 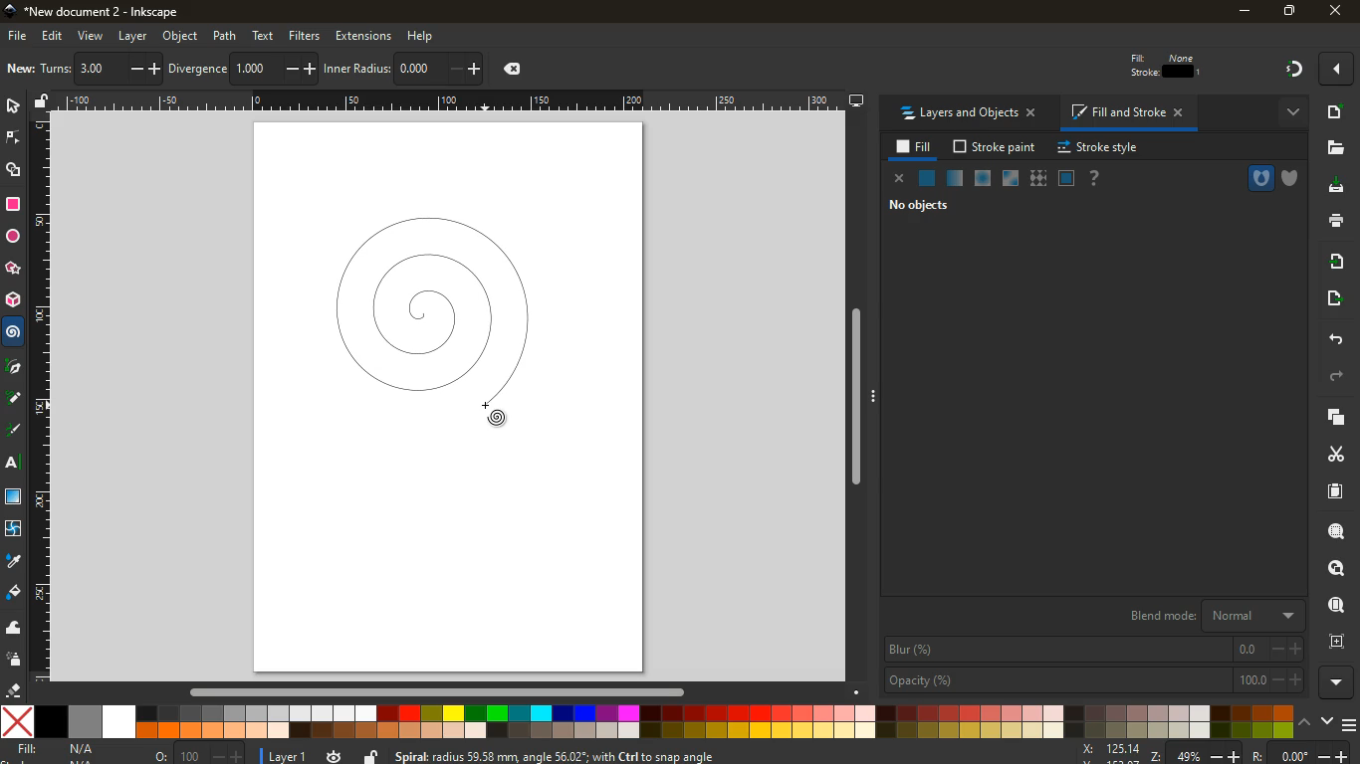 I want to click on fill, so click(x=915, y=147).